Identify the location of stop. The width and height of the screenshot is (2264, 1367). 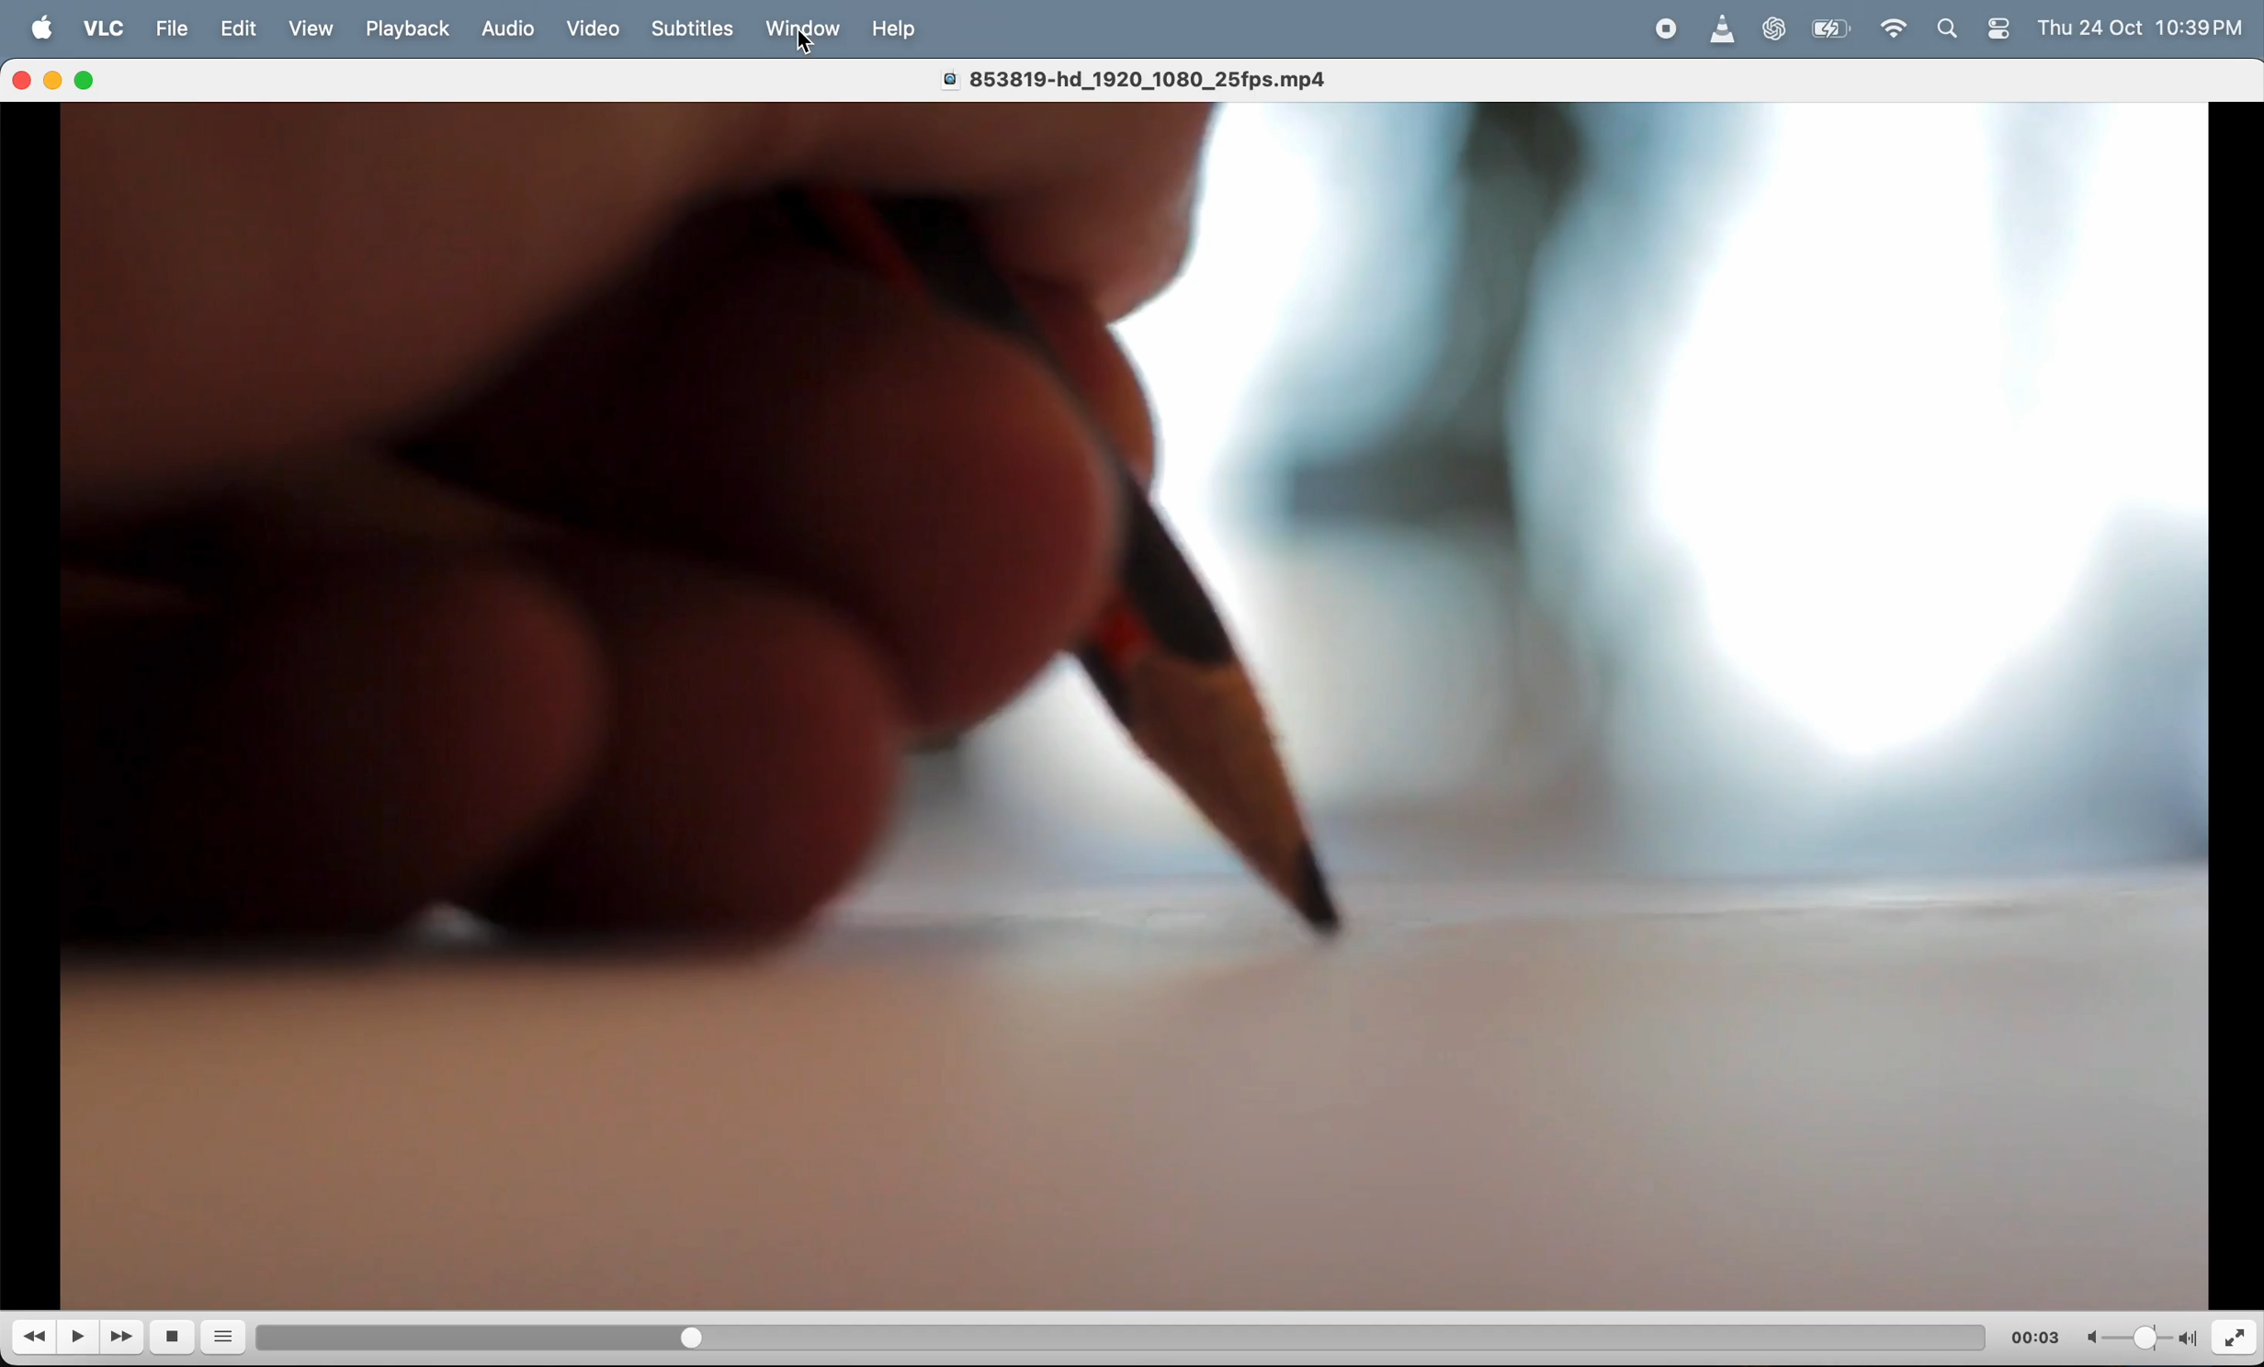
(177, 1338).